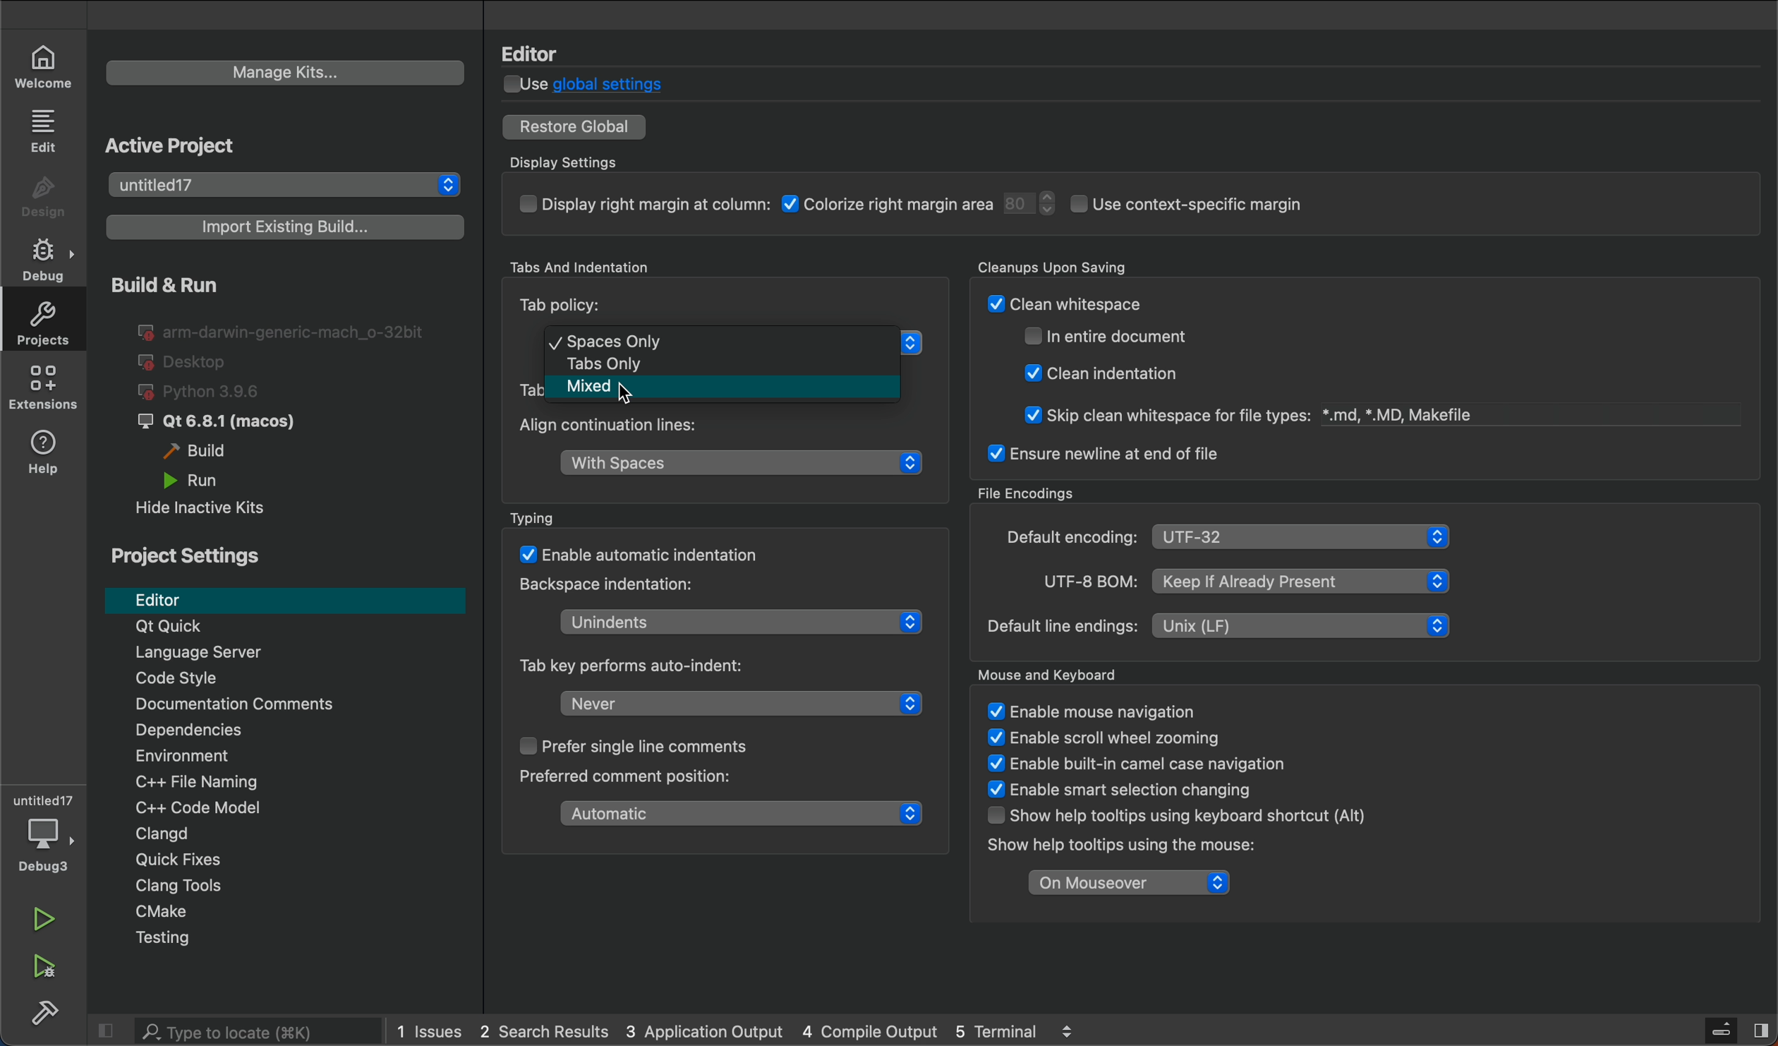 Image resolution: width=1778 pixels, height=1046 pixels. Describe the element at coordinates (616, 585) in the screenshot. I see `backspace indentation` at that location.